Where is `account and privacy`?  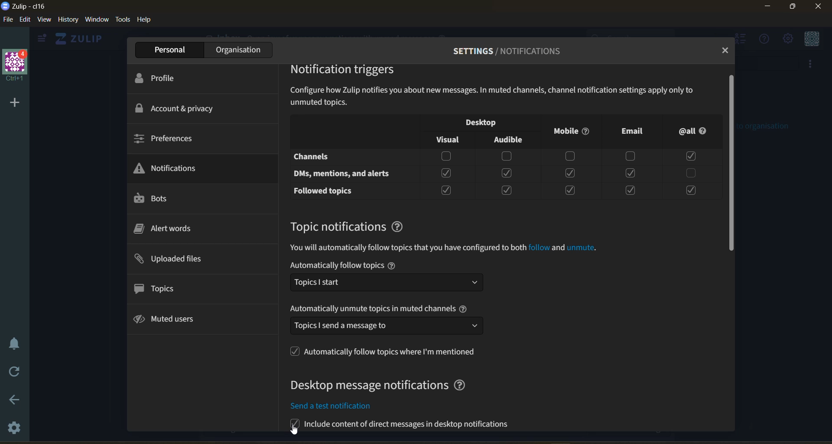 account and privacy is located at coordinates (181, 109).